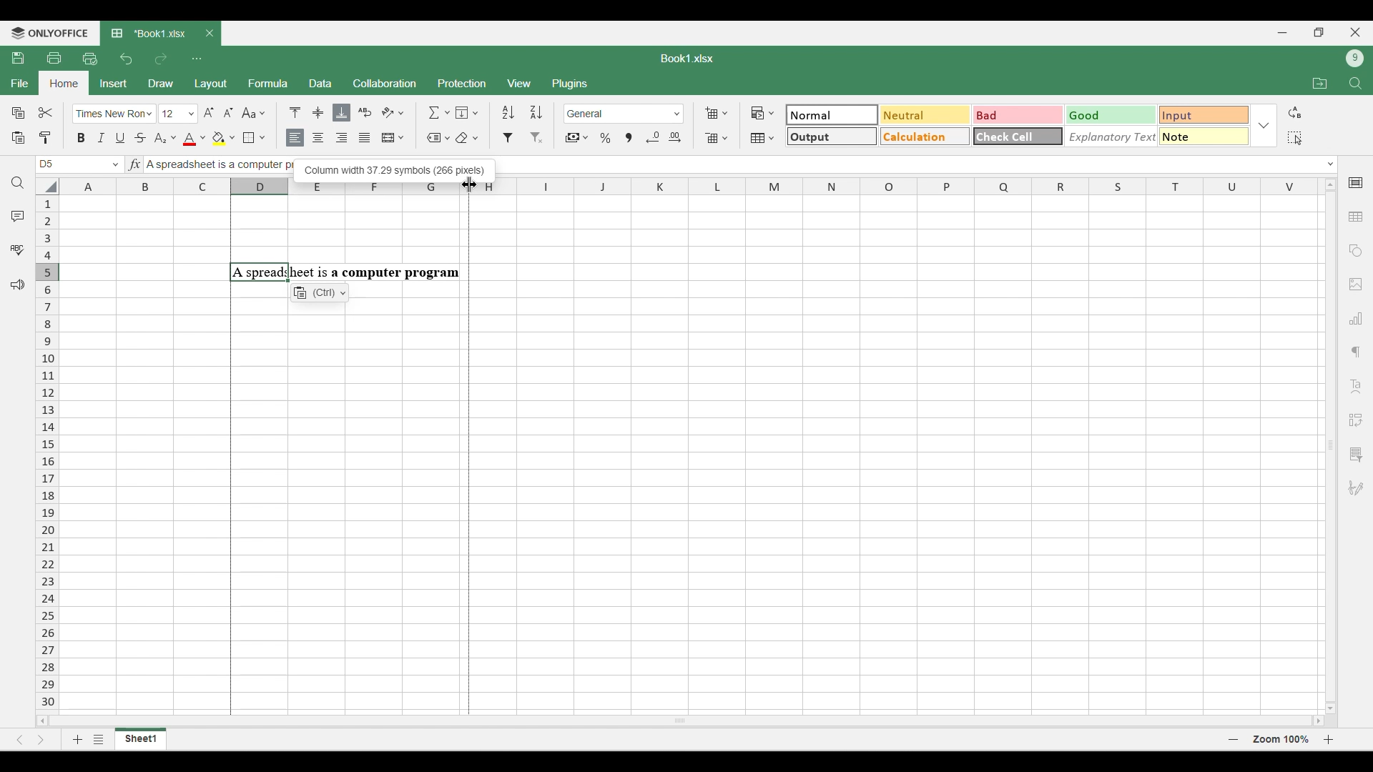 The image size is (1373, 772). I want to click on A spreadsheet is a computer program, so click(345, 272).